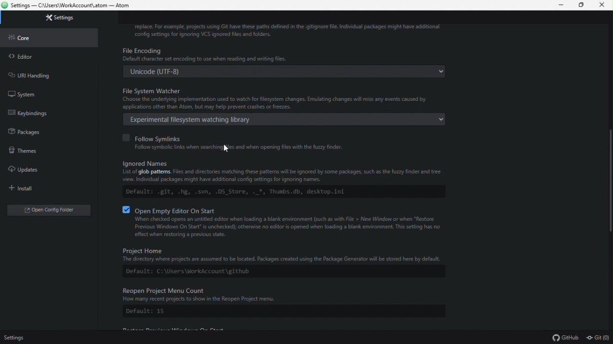 Image resolution: width=613 pixels, height=344 pixels. Describe the element at coordinates (44, 210) in the screenshot. I see `Open folder` at that location.